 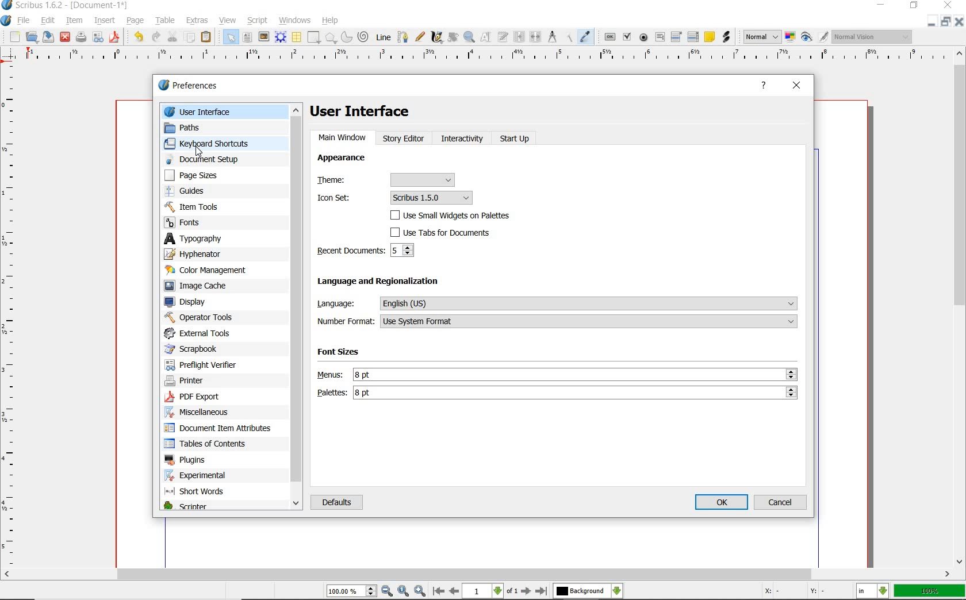 What do you see at coordinates (557, 394) in the screenshot?
I see `palettes` at bounding box center [557, 394].